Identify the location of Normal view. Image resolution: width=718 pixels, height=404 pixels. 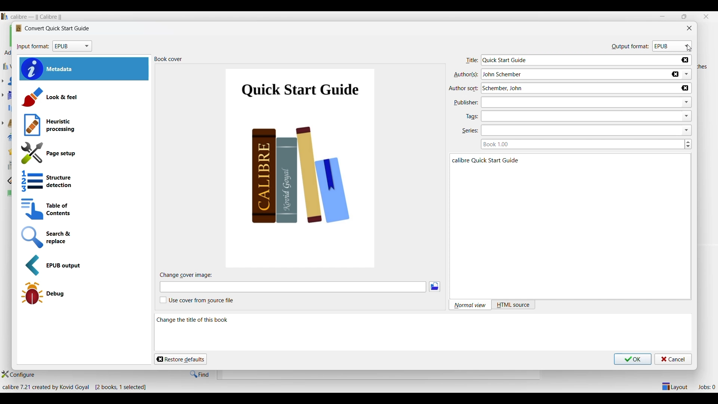
(470, 305).